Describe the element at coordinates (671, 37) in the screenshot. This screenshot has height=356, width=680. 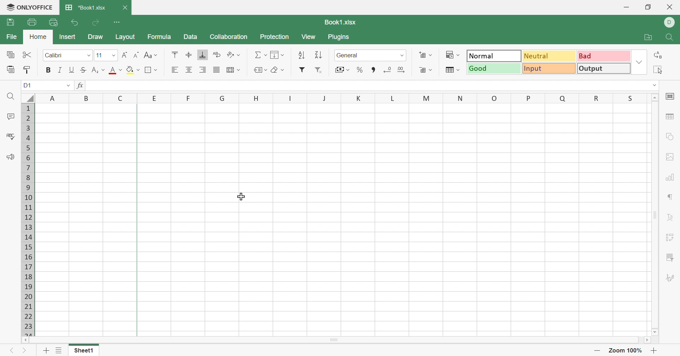
I see `Find` at that location.